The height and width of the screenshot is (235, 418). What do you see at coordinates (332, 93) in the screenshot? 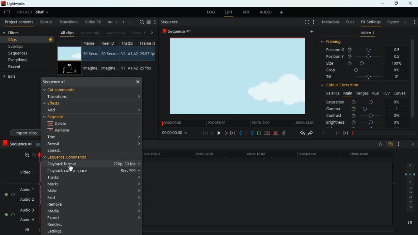
I see `balance` at bounding box center [332, 93].